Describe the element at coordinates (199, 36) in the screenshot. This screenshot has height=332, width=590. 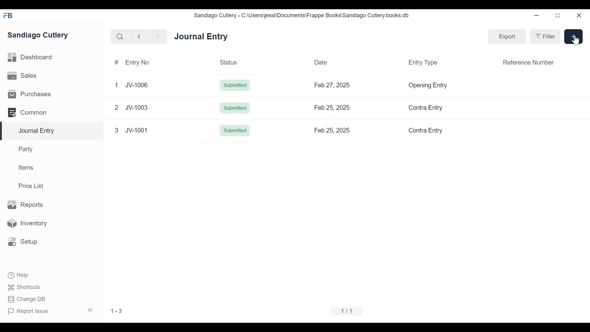
I see `Journal entry` at that location.